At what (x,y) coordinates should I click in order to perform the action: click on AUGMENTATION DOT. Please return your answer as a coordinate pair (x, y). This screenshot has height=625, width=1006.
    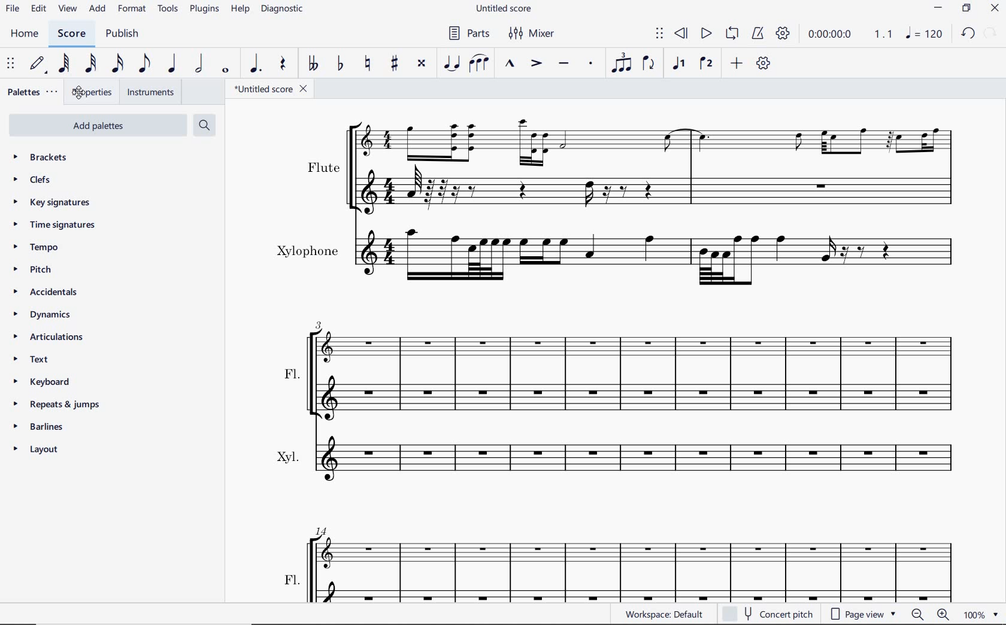
    Looking at the image, I should click on (254, 65).